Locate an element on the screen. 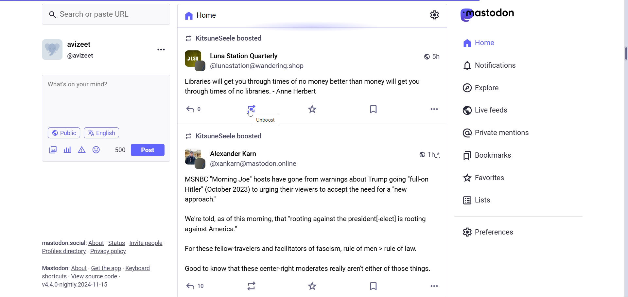 Image resolution: width=628 pixels, height=297 pixels. Star is located at coordinates (311, 110).